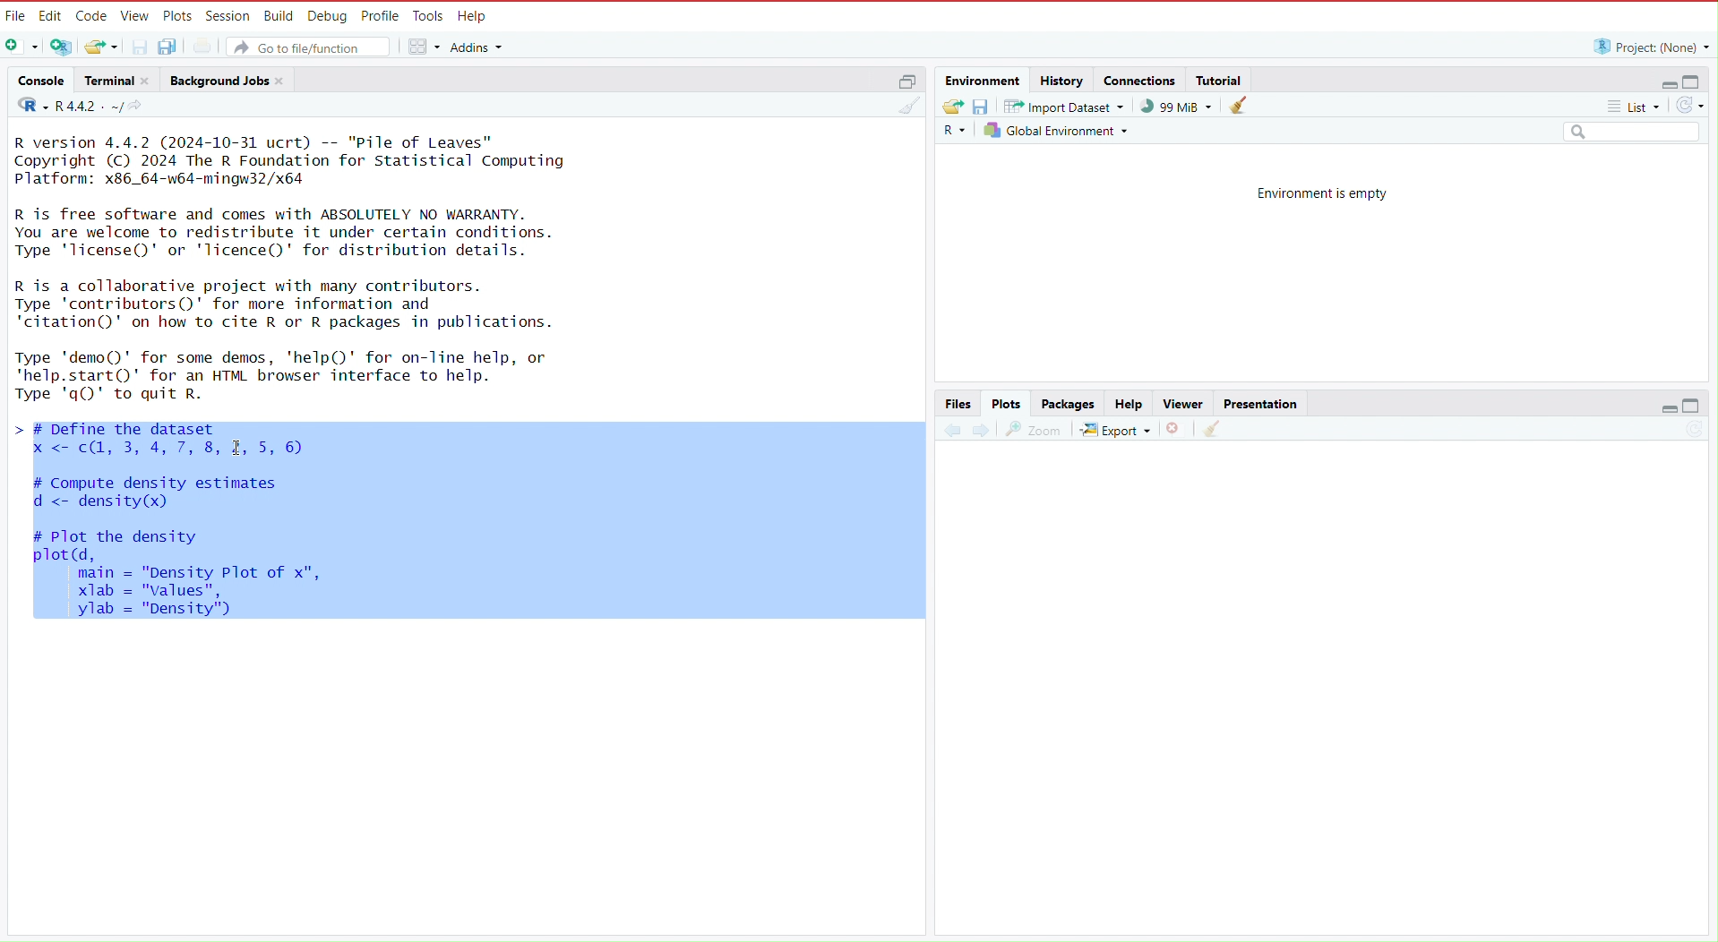 The image size is (1718, 942). I want to click on help, so click(476, 14).